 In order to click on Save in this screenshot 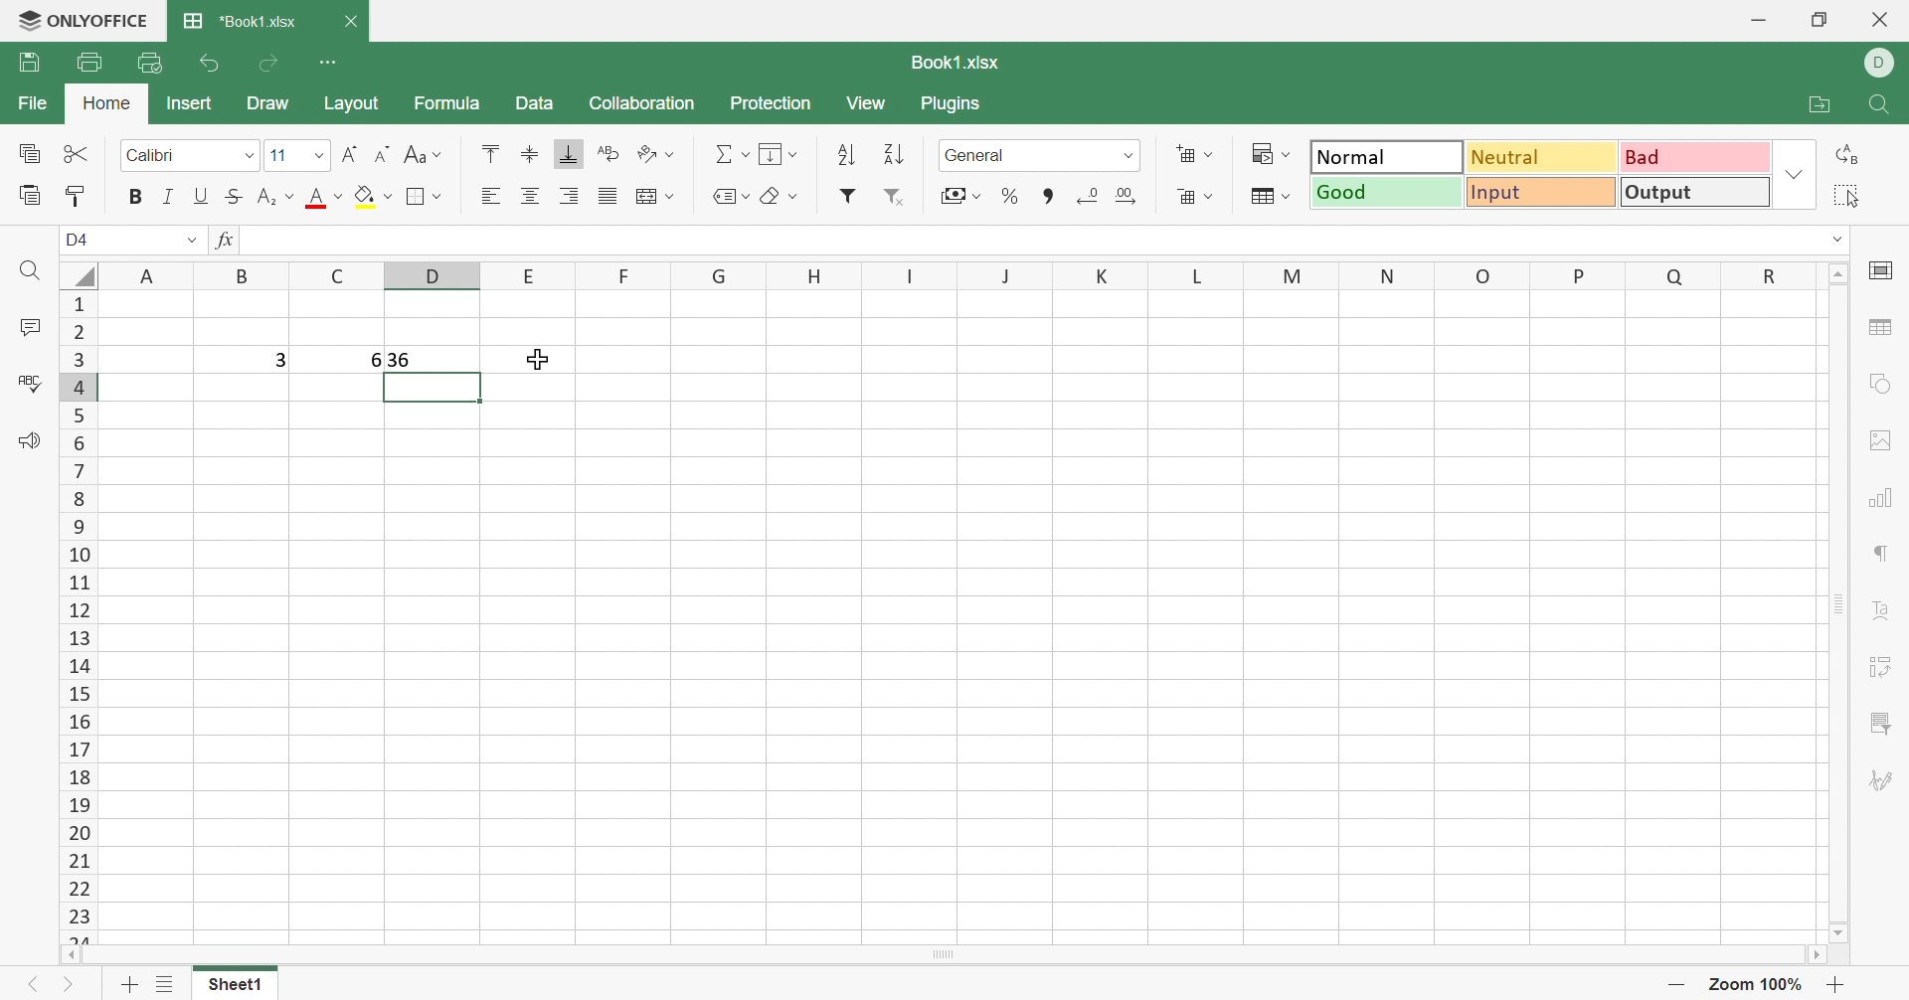, I will do `click(27, 63)`.